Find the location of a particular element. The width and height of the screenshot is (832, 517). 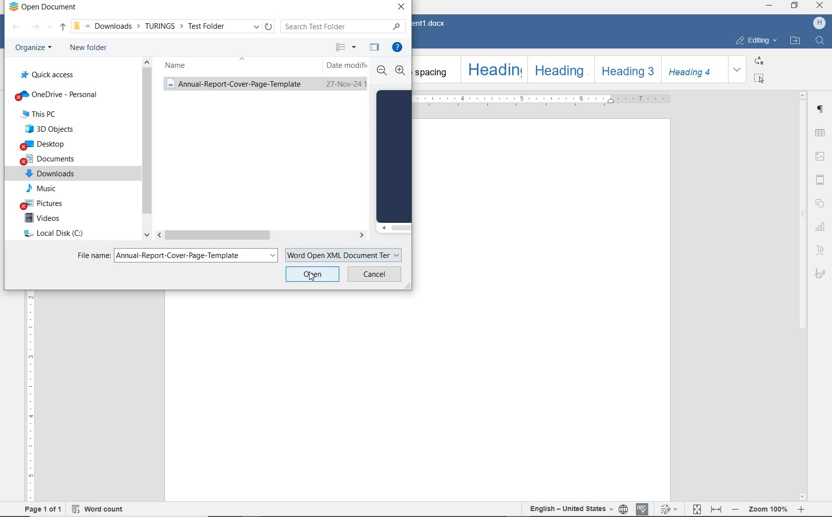

document language is located at coordinates (624, 509).